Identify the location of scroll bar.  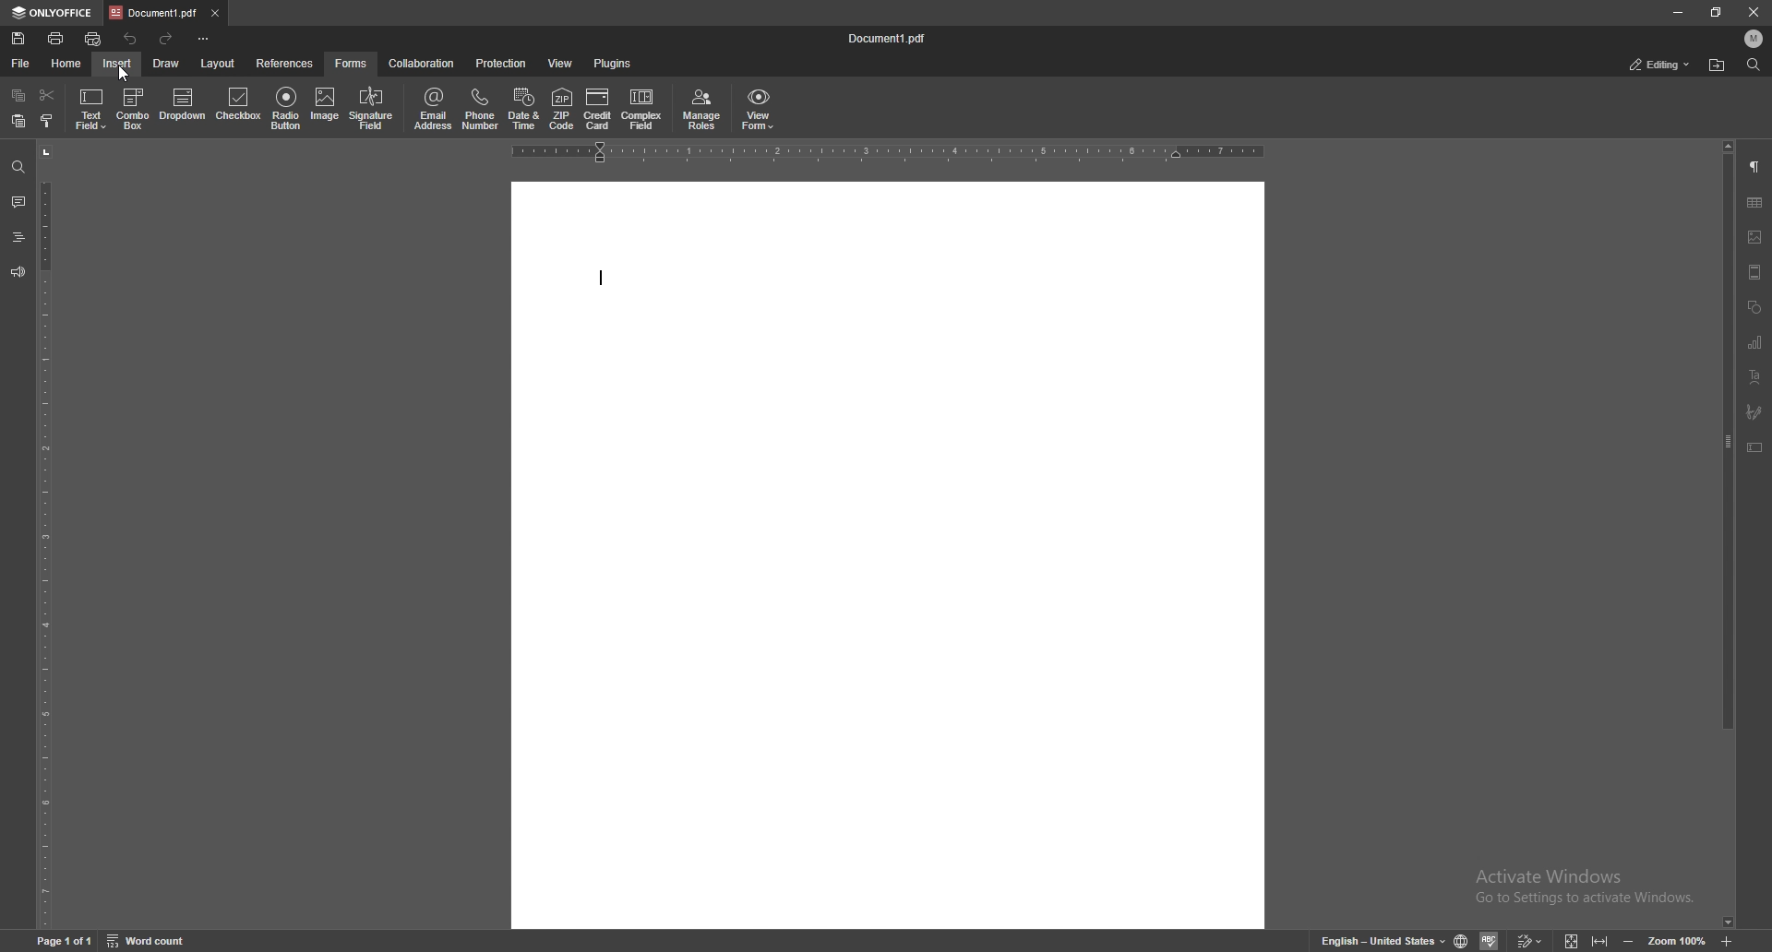
(1726, 535).